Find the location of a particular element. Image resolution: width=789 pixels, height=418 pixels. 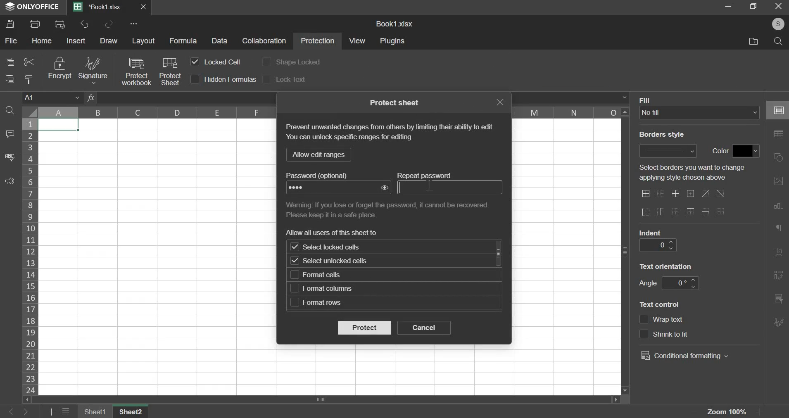

checkbox is located at coordinates (268, 78).